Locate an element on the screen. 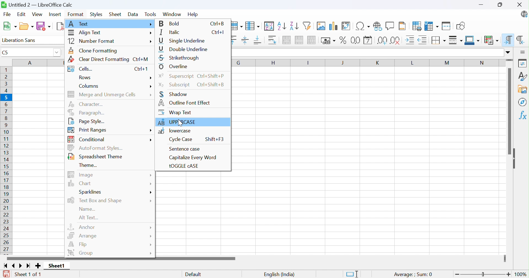 The width and height of the screenshot is (529, 278). Name... is located at coordinates (88, 209).